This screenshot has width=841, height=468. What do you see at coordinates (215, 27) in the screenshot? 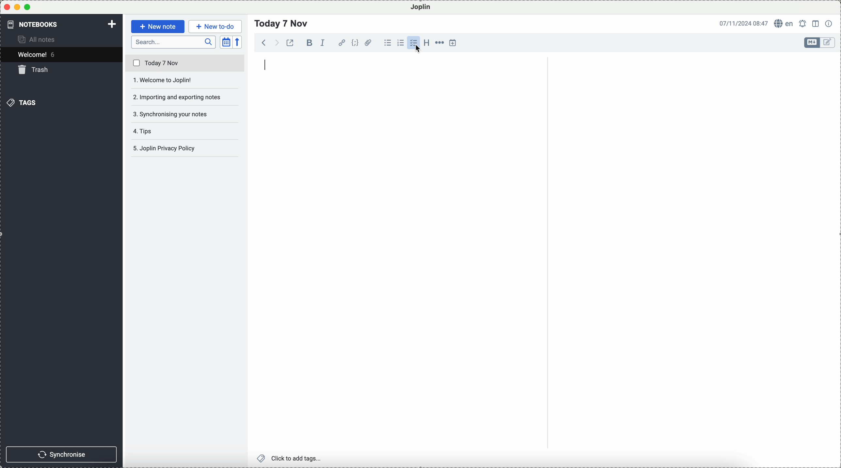
I see `new to-do button` at bounding box center [215, 27].